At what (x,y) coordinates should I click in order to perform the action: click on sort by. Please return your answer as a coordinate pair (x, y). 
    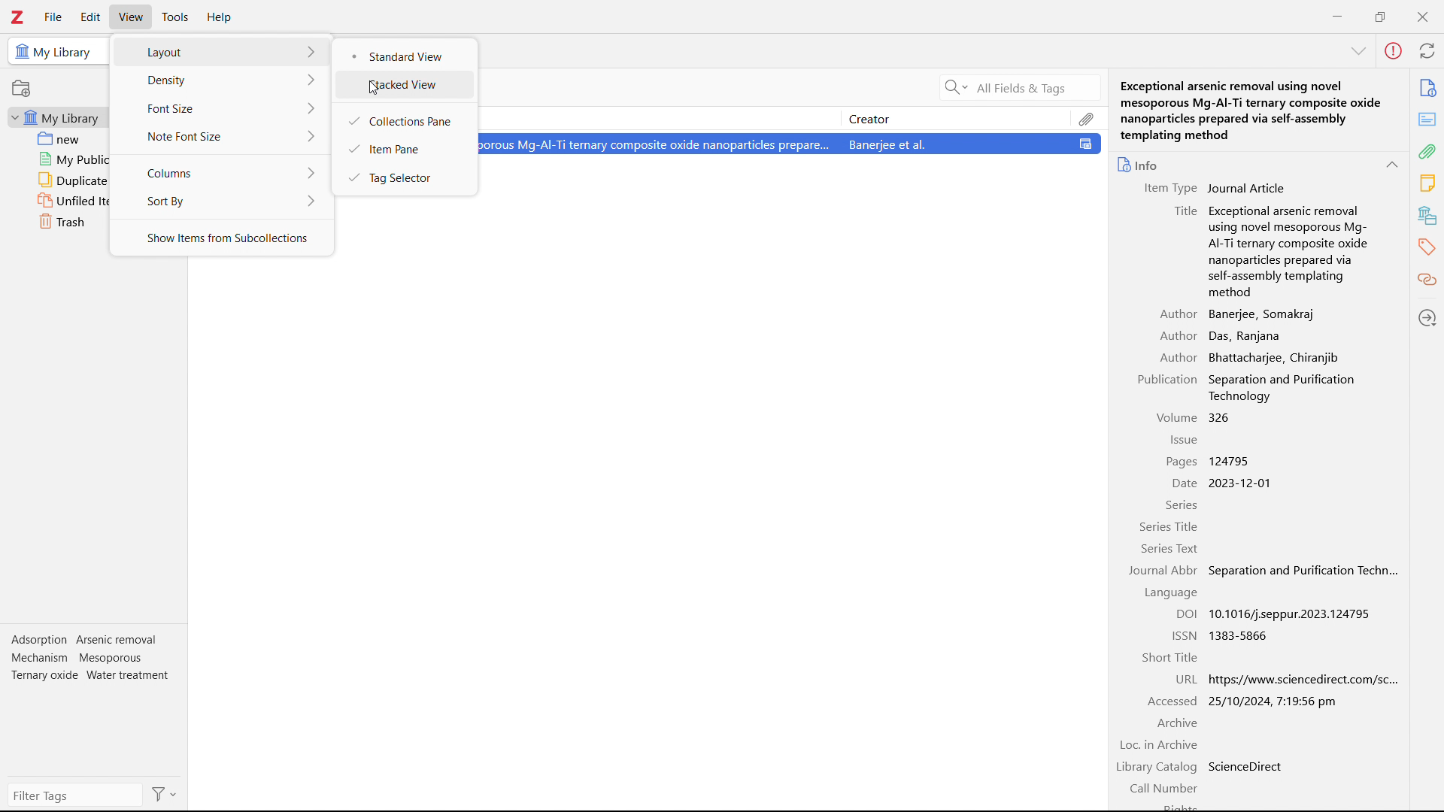
    Looking at the image, I should click on (221, 200).